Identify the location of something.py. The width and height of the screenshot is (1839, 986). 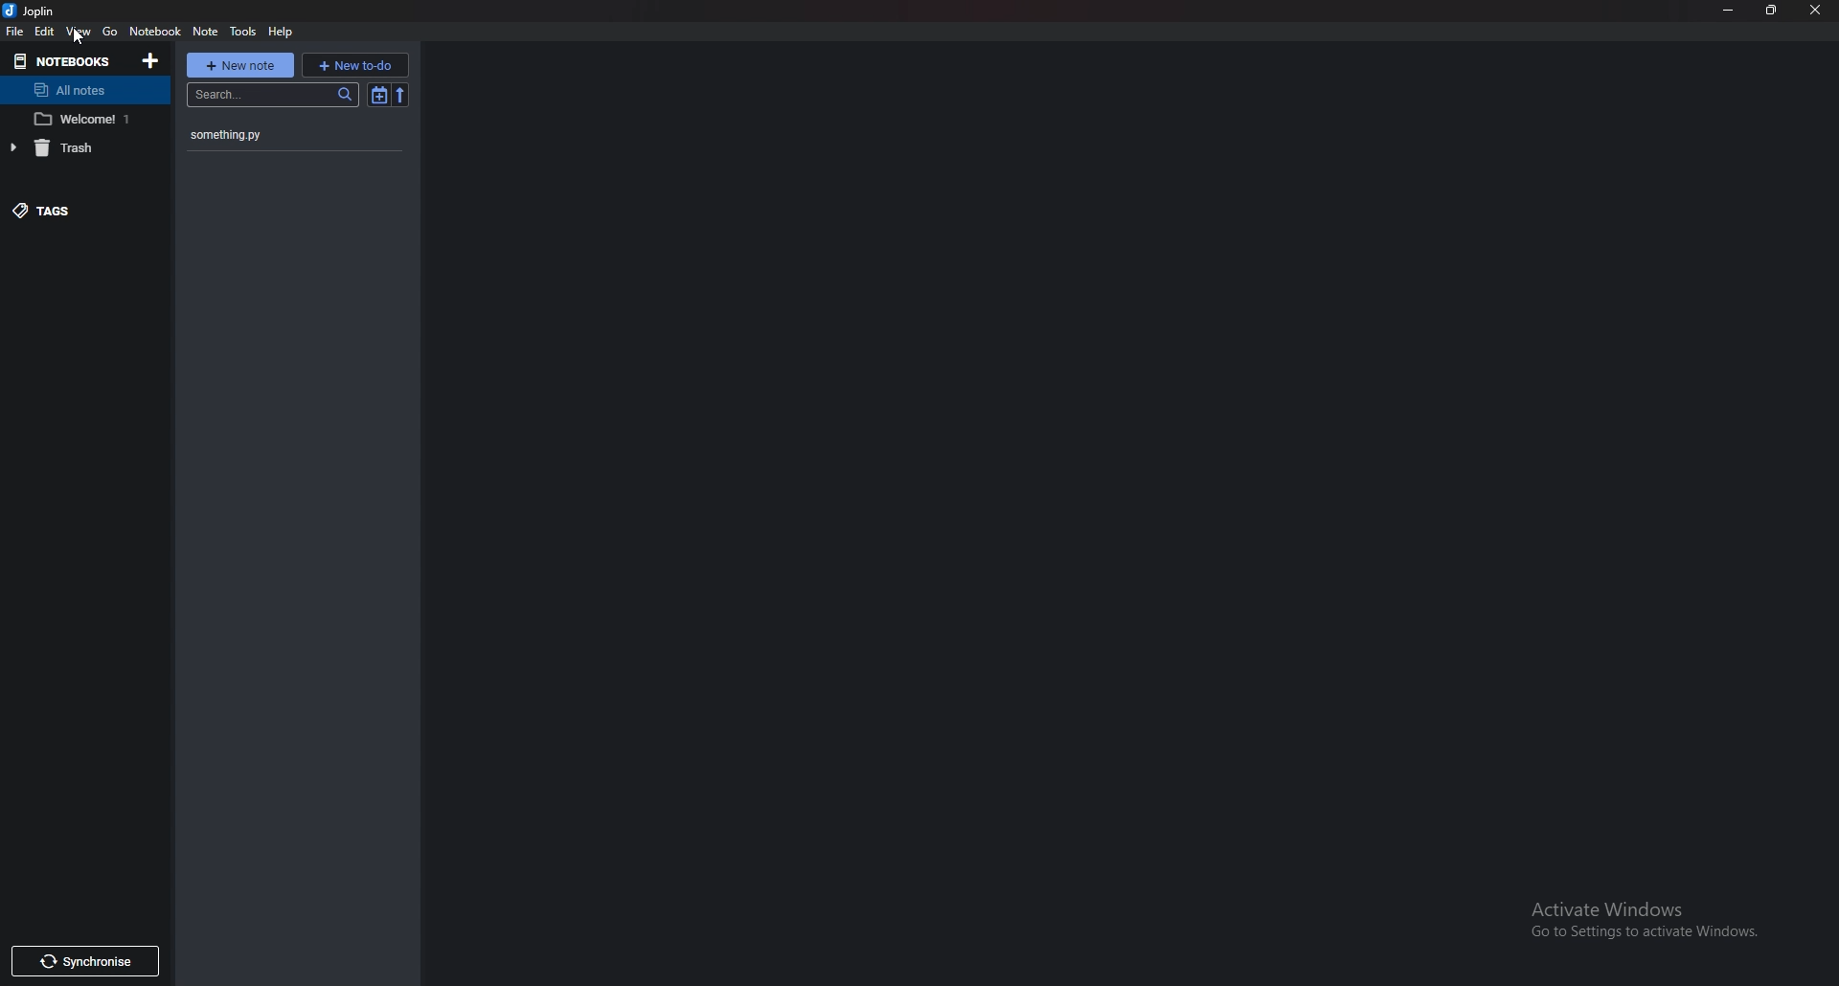
(271, 135).